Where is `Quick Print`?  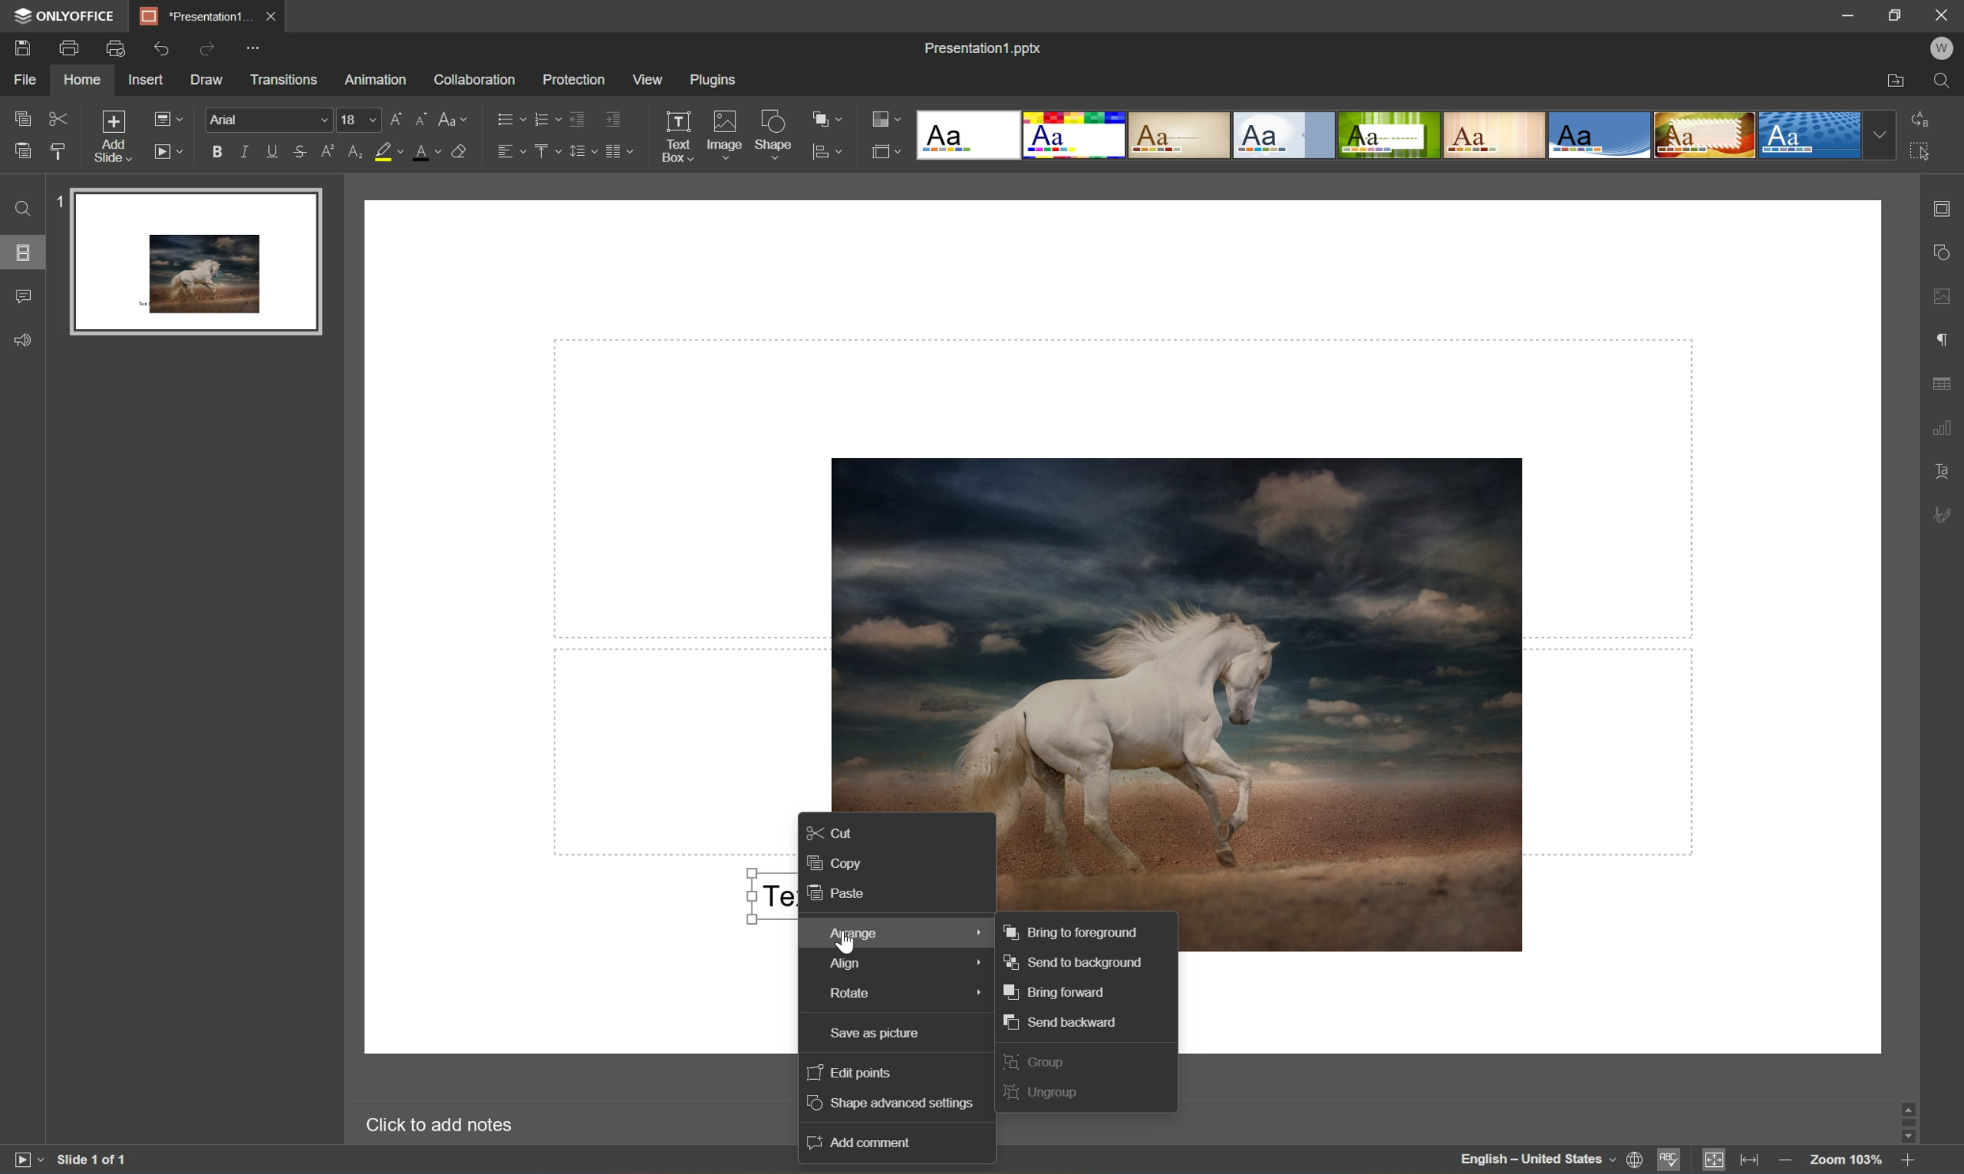 Quick Print is located at coordinates (119, 47).